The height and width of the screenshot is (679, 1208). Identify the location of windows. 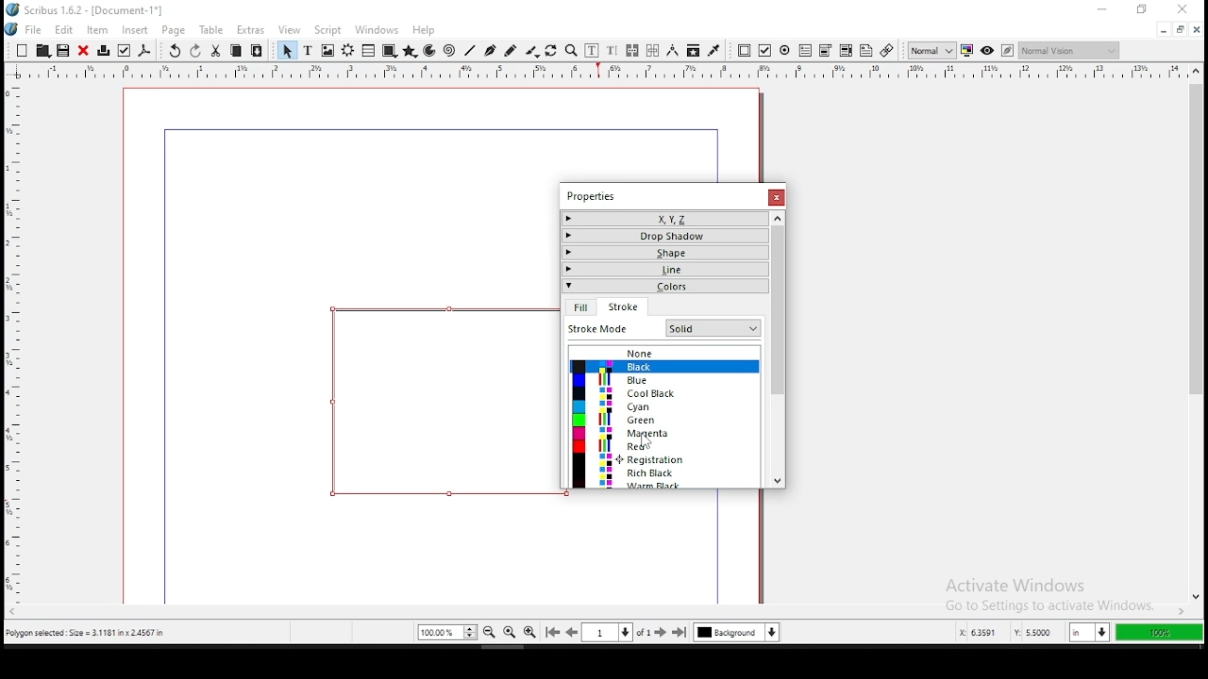
(377, 30).